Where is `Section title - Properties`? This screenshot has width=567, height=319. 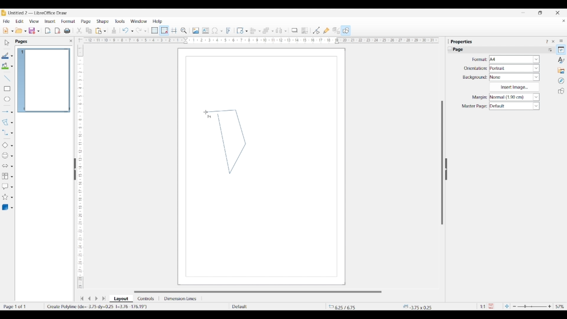
Section title - Properties is located at coordinates (462, 41).